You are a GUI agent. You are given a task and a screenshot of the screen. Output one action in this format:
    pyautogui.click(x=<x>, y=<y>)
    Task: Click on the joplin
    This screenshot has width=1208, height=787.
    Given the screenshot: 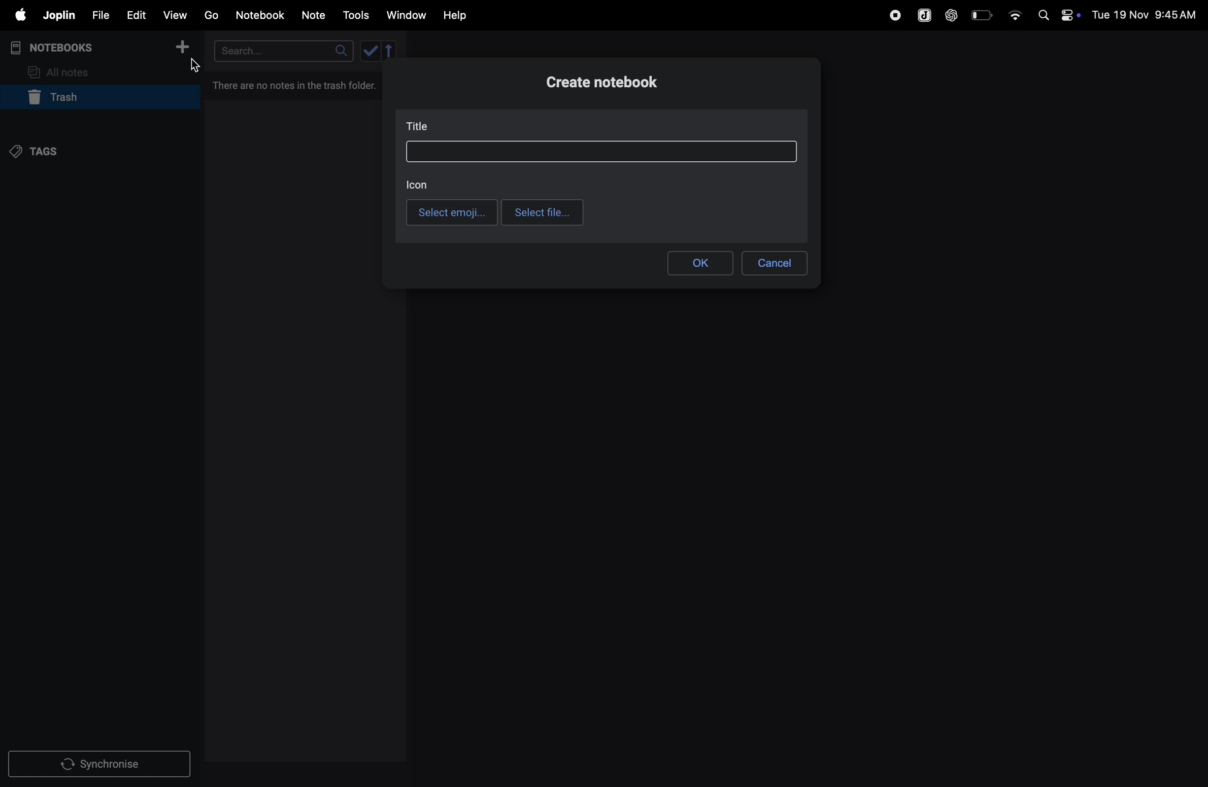 What is the action you would take?
    pyautogui.click(x=923, y=15)
    